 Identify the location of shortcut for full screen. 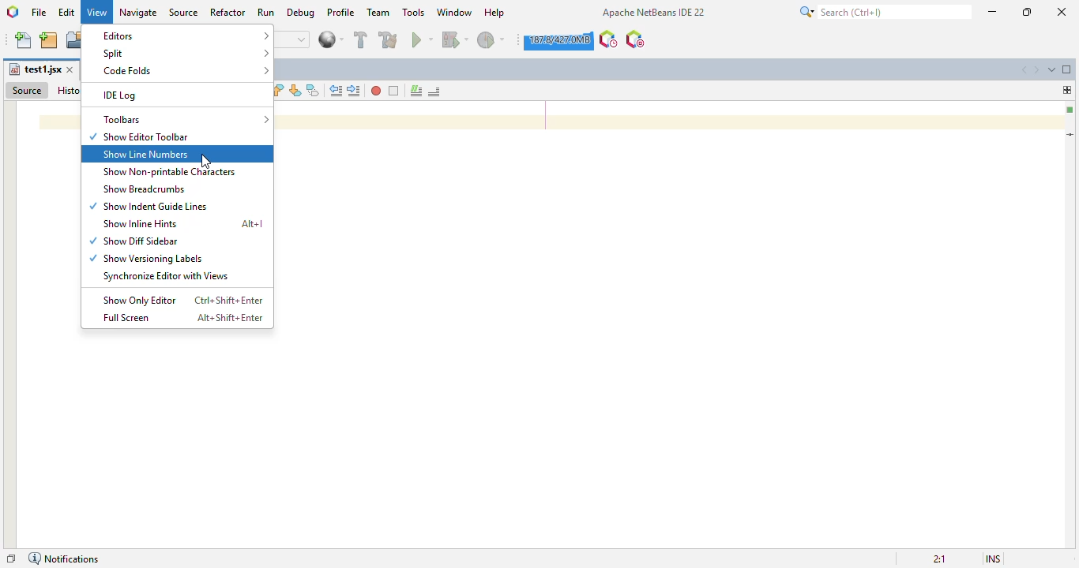
(229, 318).